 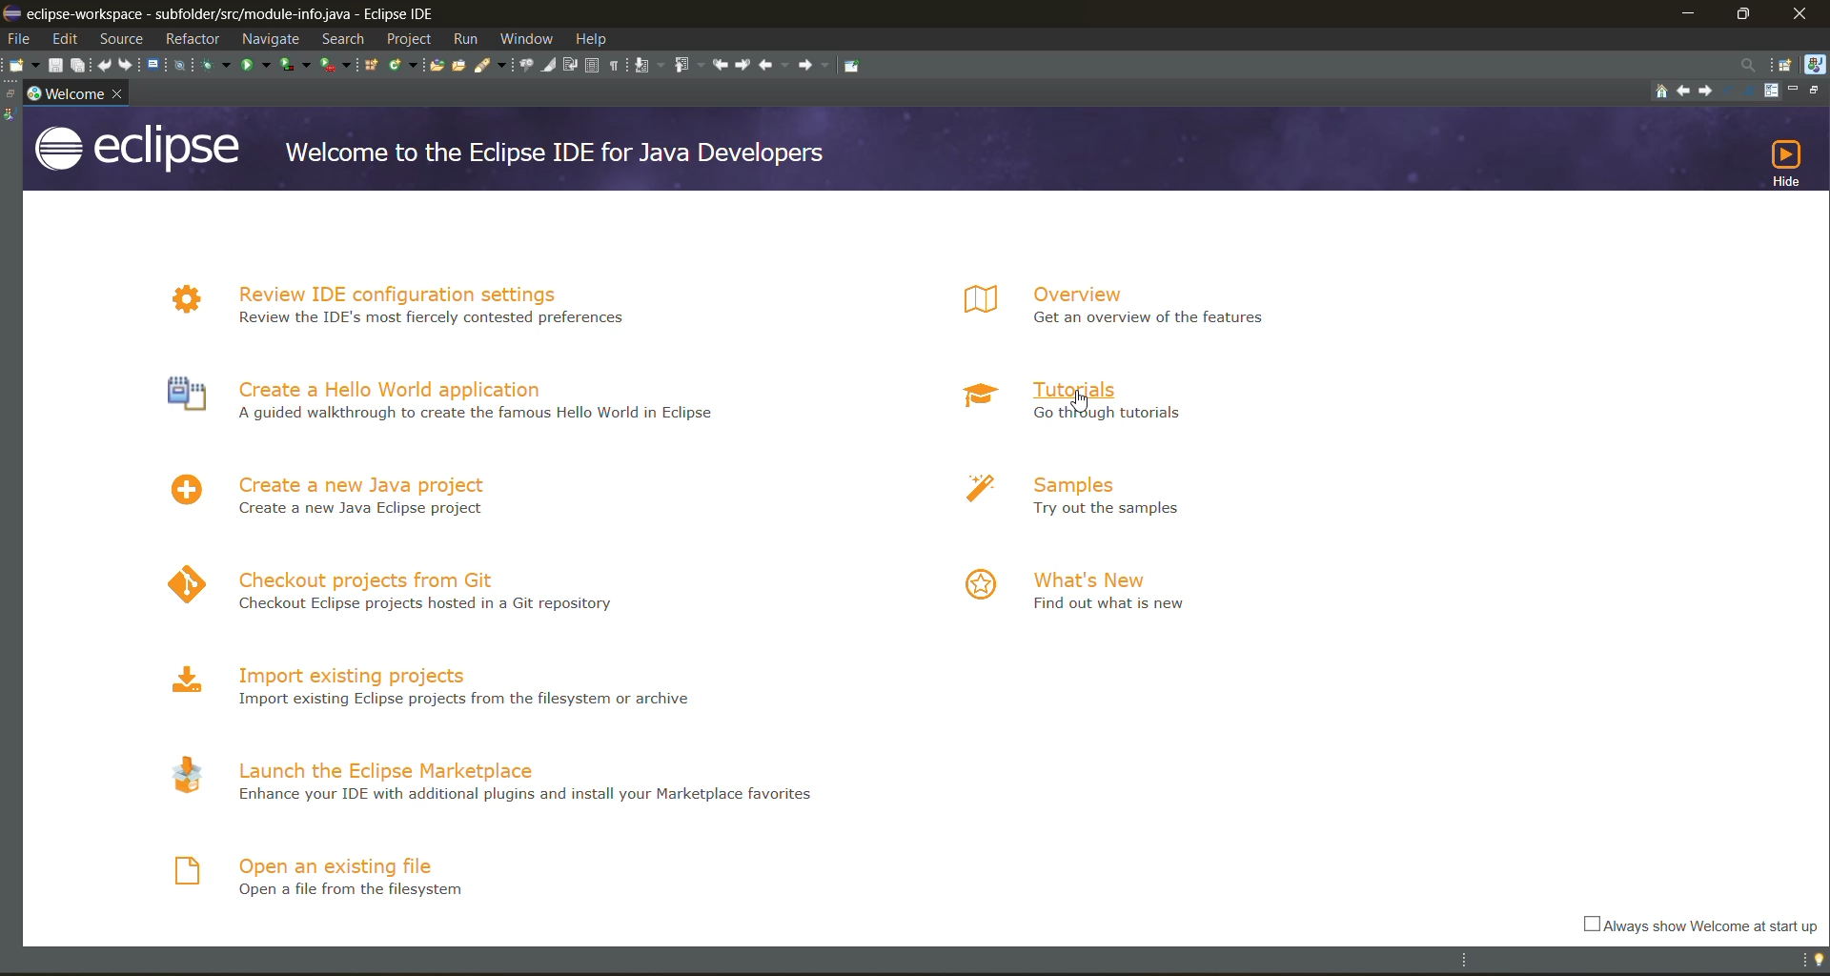 I want to click on new java class, so click(x=405, y=65).